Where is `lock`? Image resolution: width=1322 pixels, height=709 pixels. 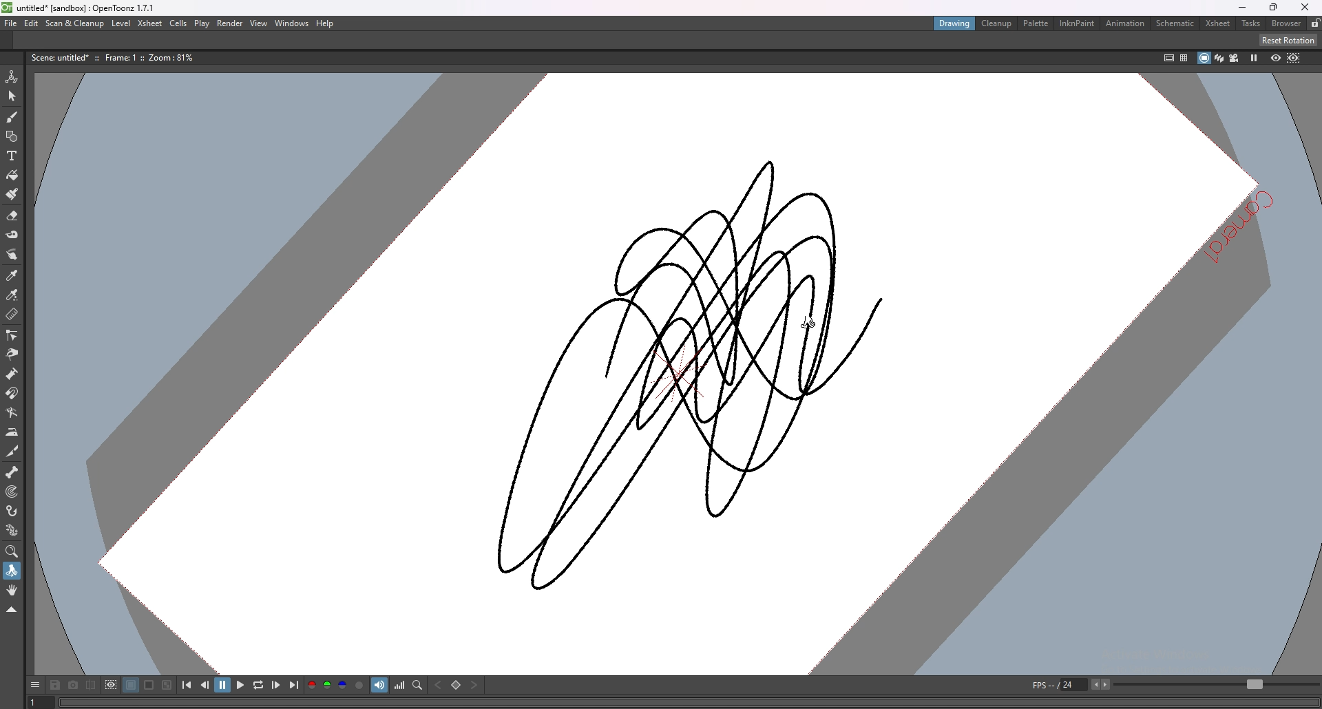
lock is located at coordinates (1316, 23).